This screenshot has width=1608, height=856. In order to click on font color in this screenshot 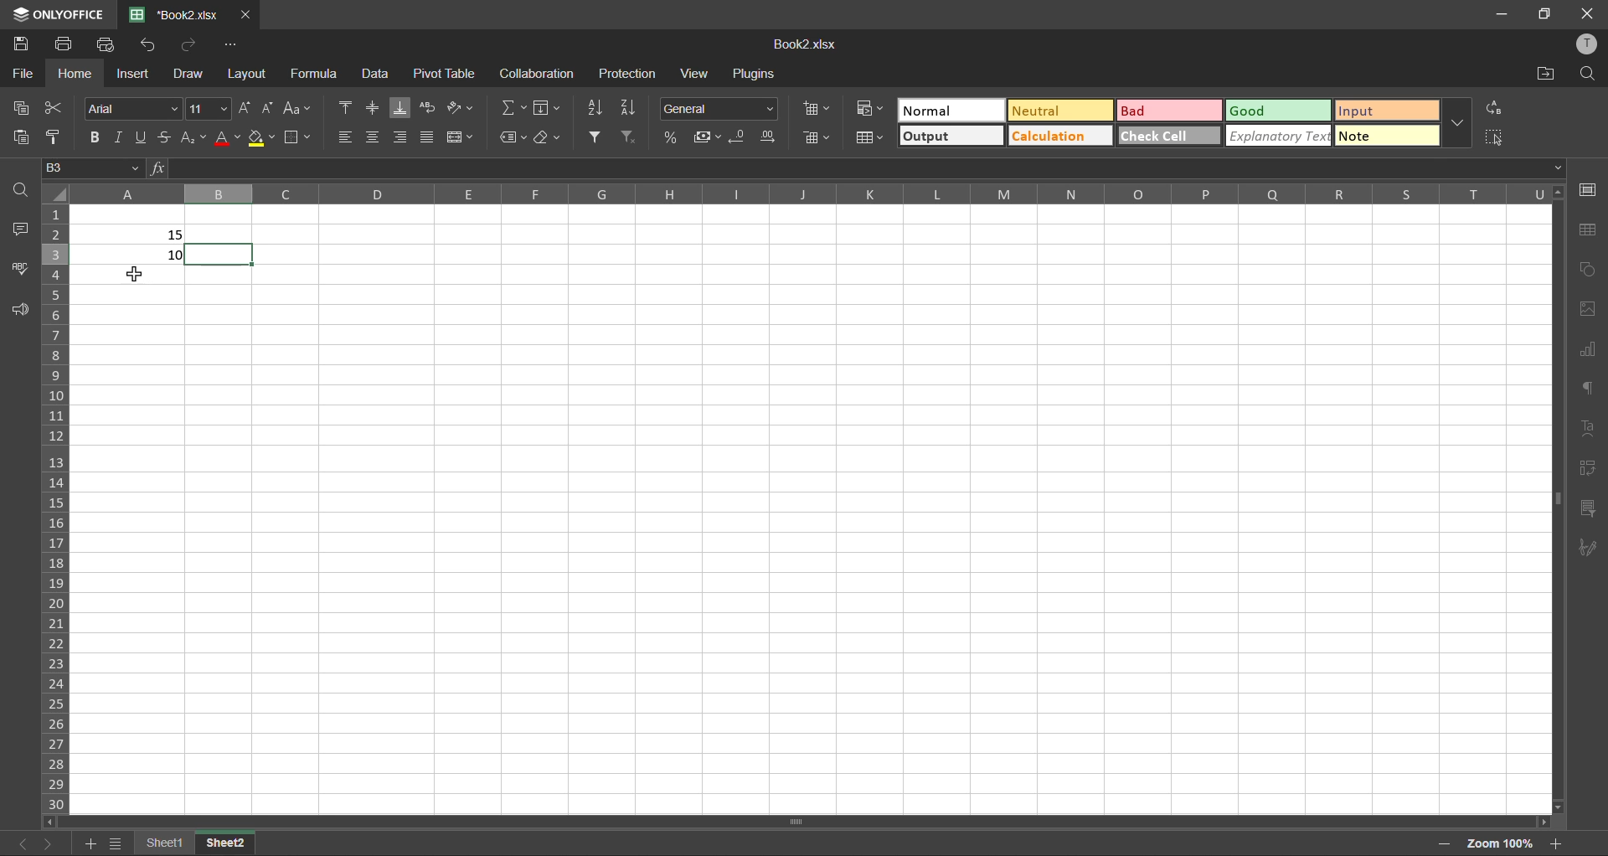, I will do `click(226, 135)`.